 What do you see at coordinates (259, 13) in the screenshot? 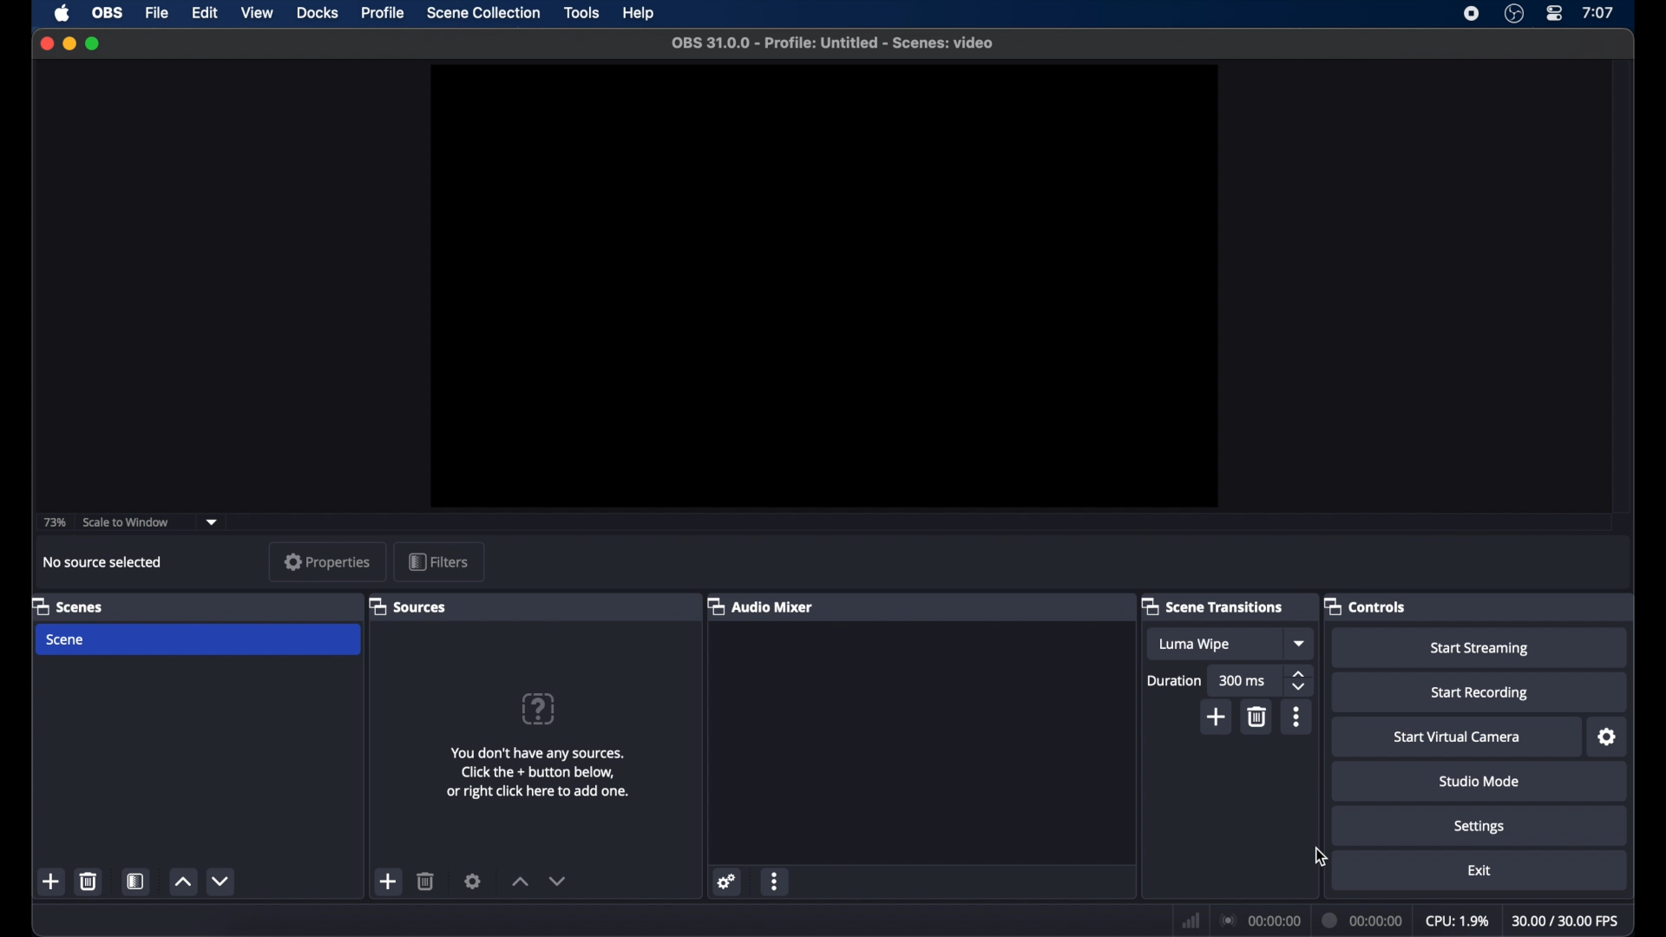
I see `view` at bounding box center [259, 13].